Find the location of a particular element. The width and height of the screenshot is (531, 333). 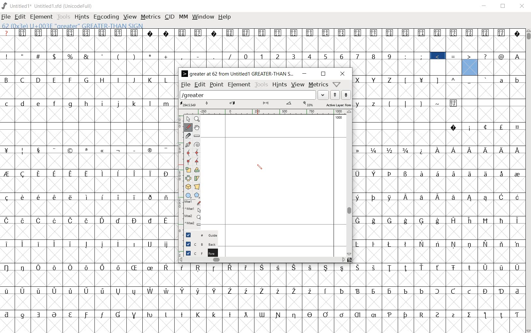

point is located at coordinates (217, 85).